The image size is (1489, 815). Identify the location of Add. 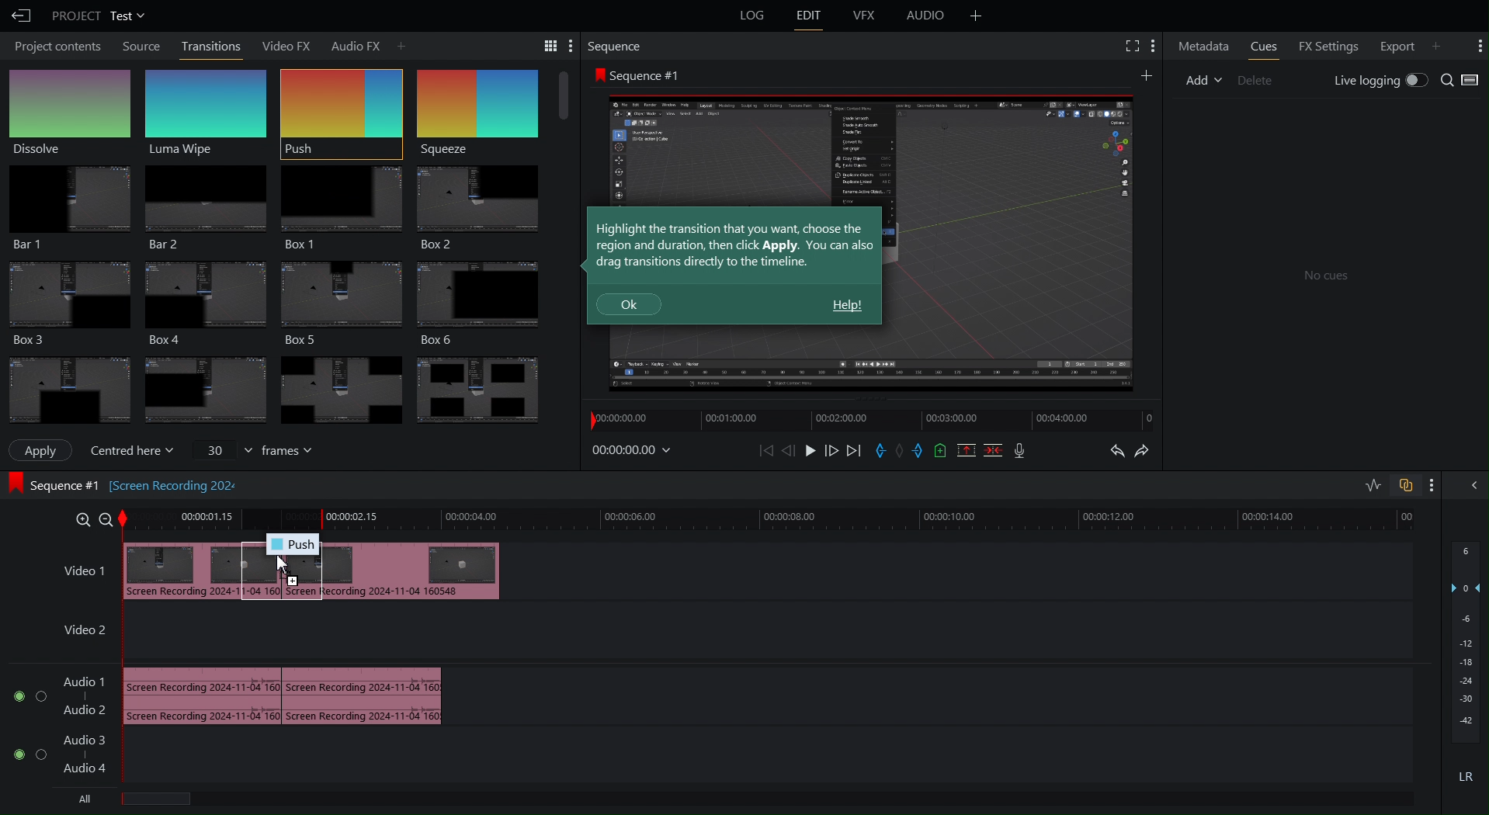
(1437, 46).